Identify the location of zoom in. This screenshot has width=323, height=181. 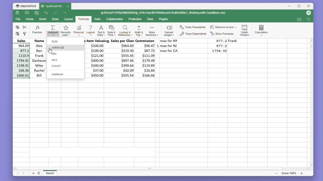
(302, 173).